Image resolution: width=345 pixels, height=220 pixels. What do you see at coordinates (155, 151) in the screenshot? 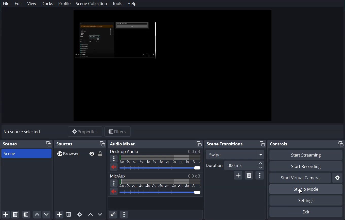
I see `Desktop audio` at bounding box center [155, 151].